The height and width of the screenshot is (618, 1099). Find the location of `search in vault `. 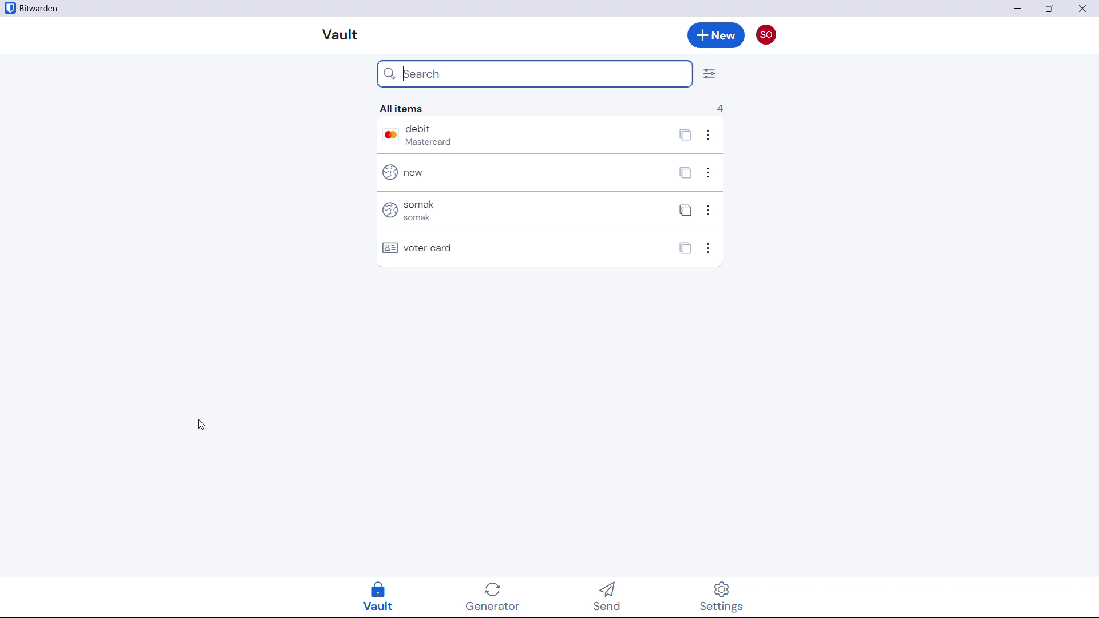

search in vault  is located at coordinates (535, 74).